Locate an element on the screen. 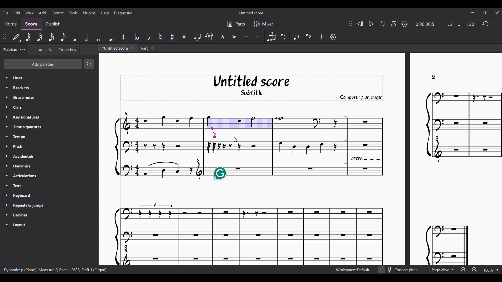 Image resolution: width=502 pixels, height=282 pixels. Plugins menu is located at coordinates (89, 13).